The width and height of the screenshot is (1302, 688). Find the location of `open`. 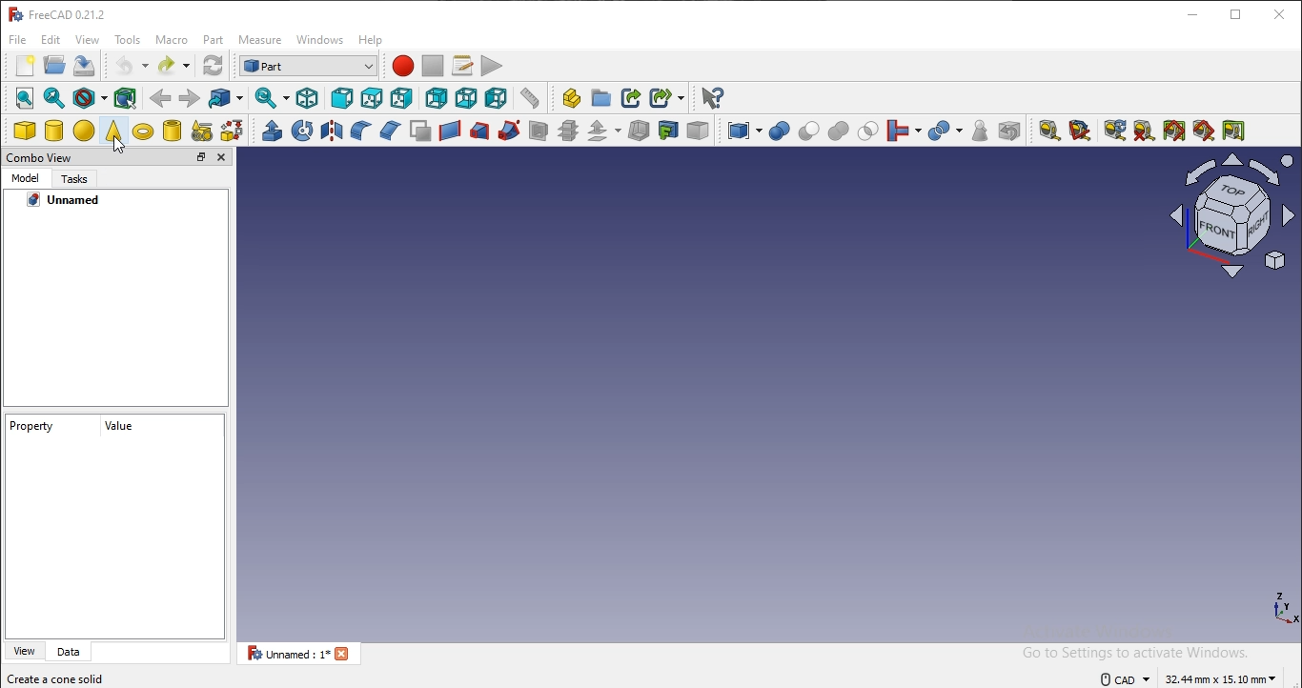

open is located at coordinates (53, 66).